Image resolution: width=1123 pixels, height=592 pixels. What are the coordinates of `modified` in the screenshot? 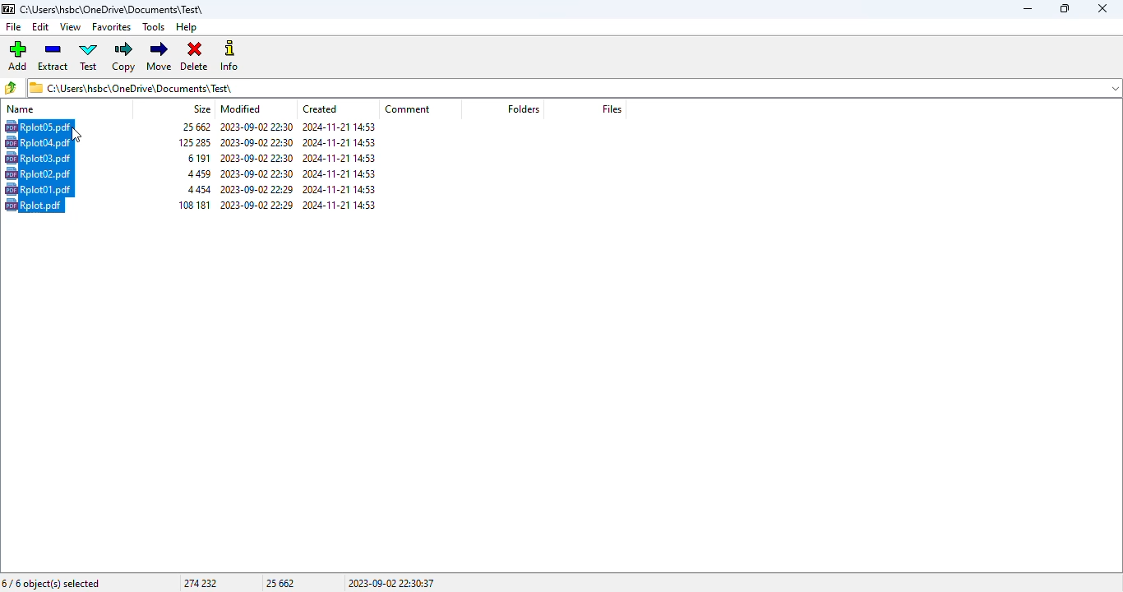 It's located at (241, 109).